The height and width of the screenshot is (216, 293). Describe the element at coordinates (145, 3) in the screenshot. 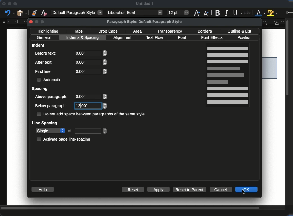

I see `untitled 1` at that location.